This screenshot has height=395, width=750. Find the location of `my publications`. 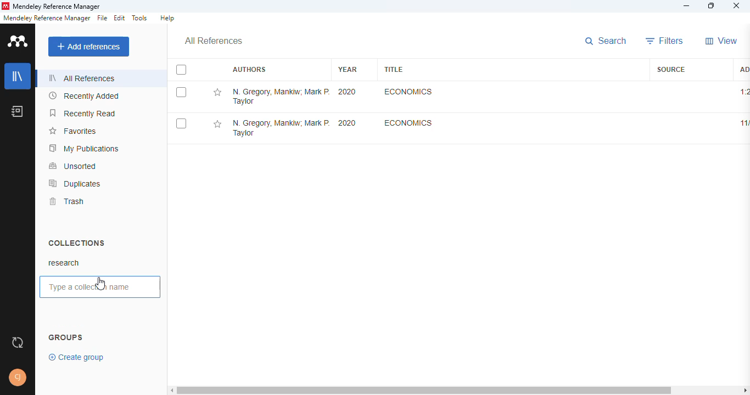

my publications is located at coordinates (85, 148).